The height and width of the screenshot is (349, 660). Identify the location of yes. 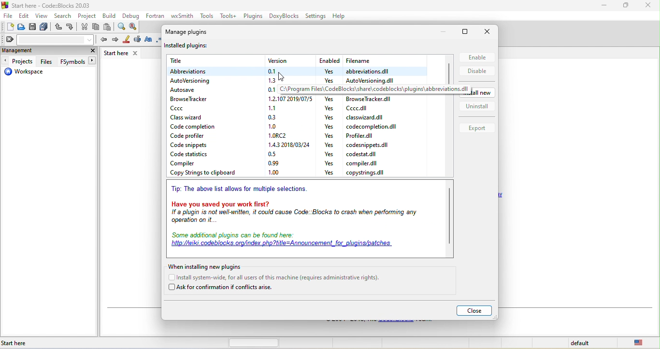
(329, 71).